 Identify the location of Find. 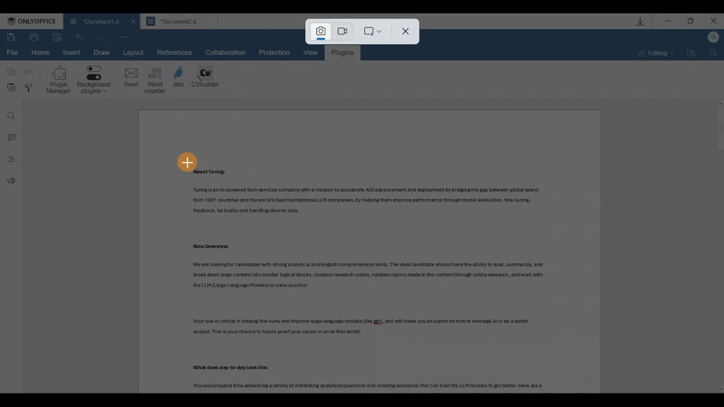
(10, 114).